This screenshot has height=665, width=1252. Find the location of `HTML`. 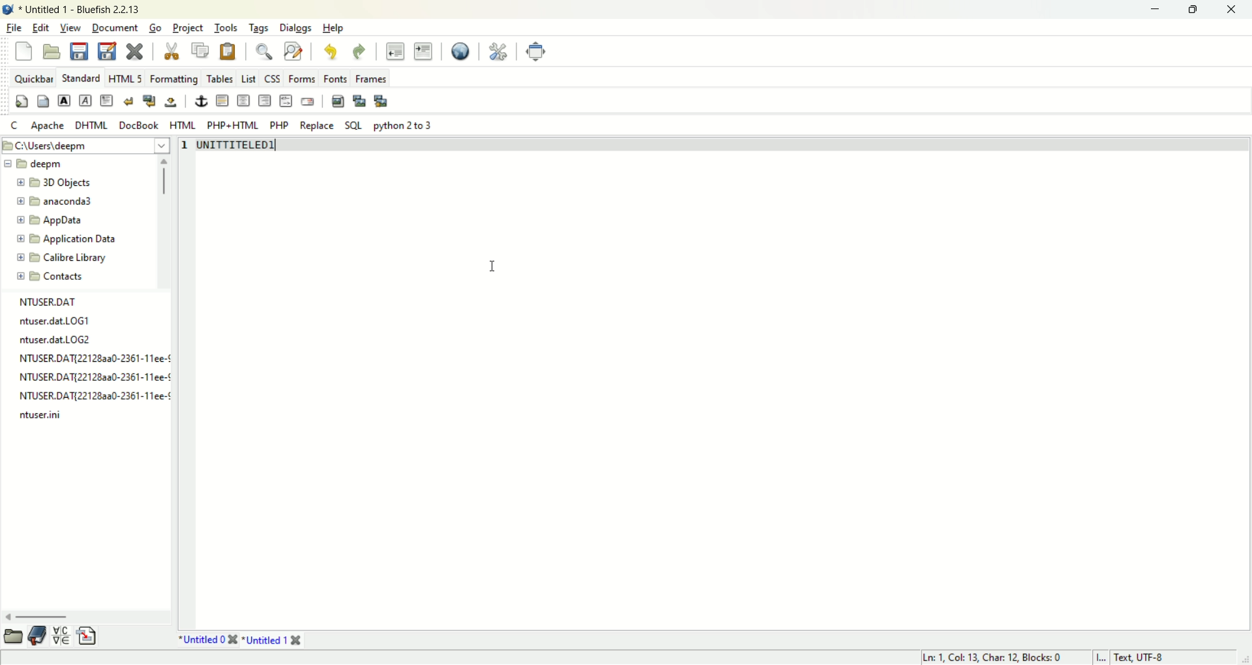

HTML is located at coordinates (183, 125).